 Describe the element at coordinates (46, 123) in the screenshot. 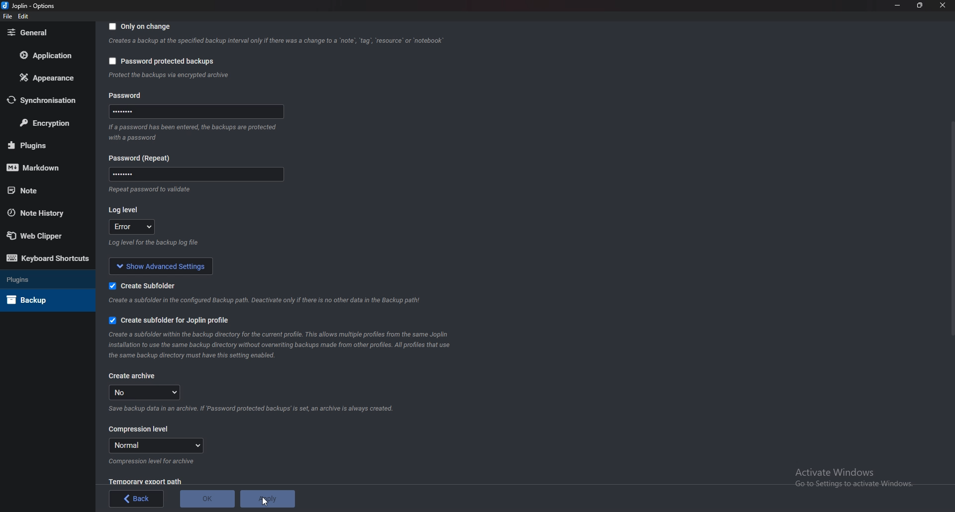

I see `Encryption` at that location.